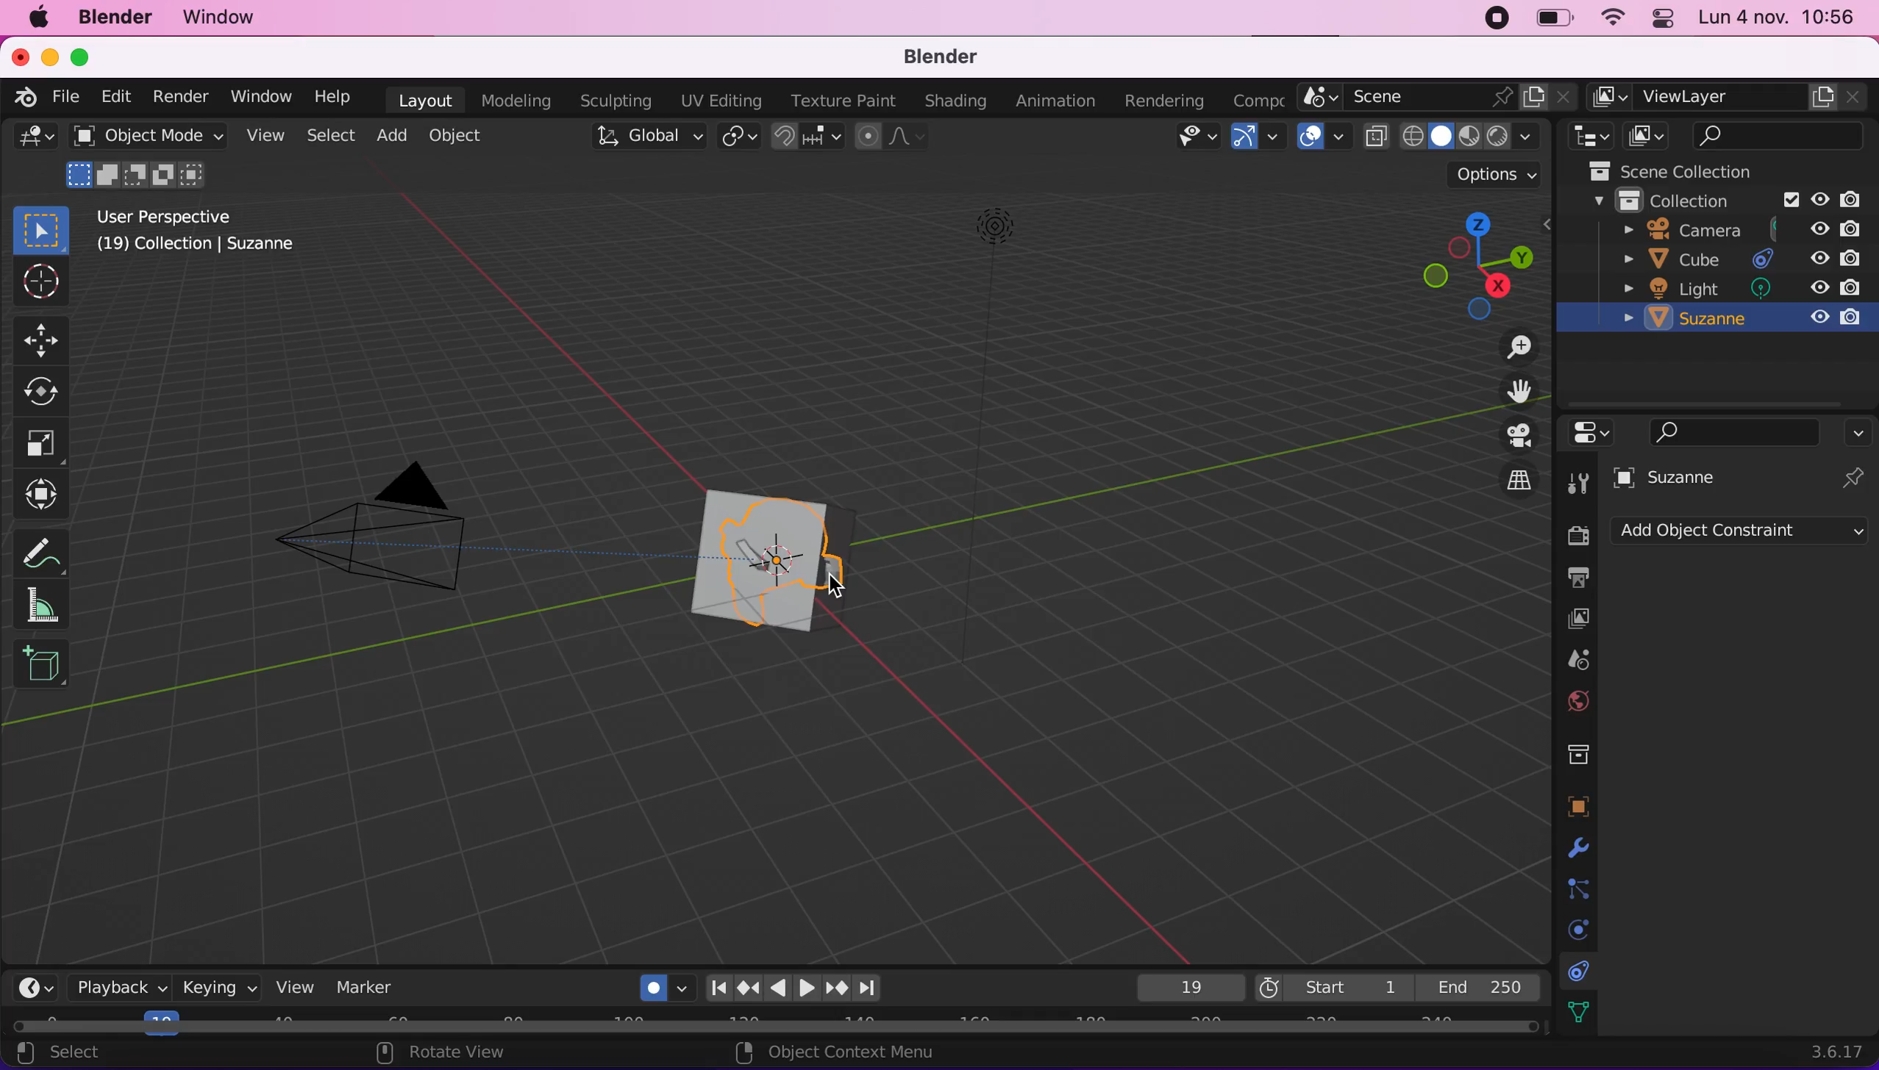 The image size is (1879, 1070). I want to click on particles, so click(1576, 886).